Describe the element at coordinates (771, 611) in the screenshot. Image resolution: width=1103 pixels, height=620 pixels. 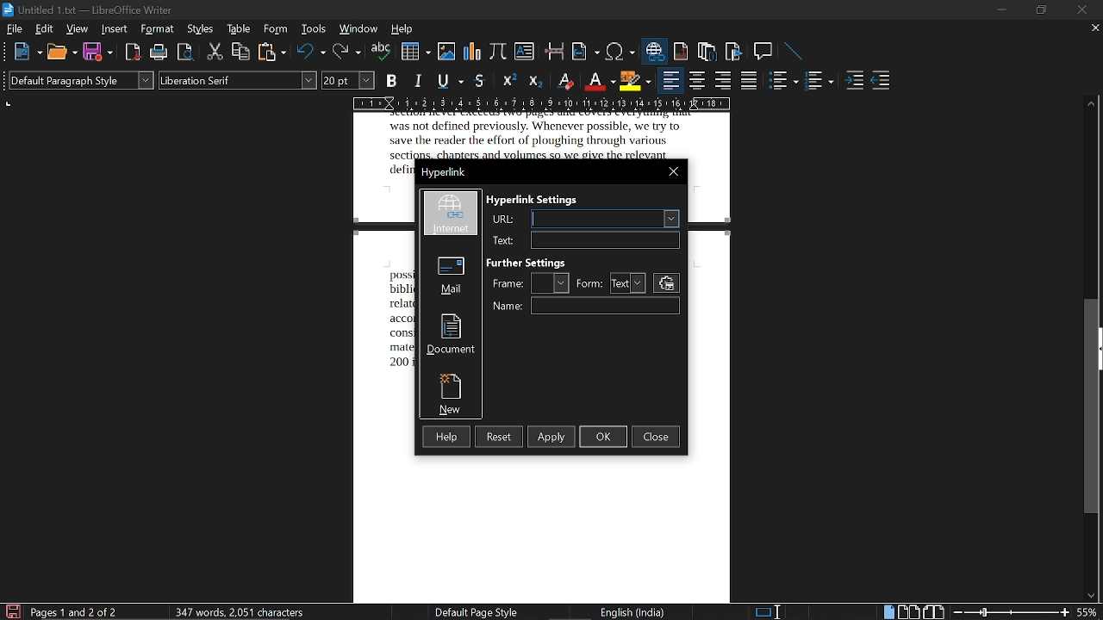
I see `standard selection` at that location.